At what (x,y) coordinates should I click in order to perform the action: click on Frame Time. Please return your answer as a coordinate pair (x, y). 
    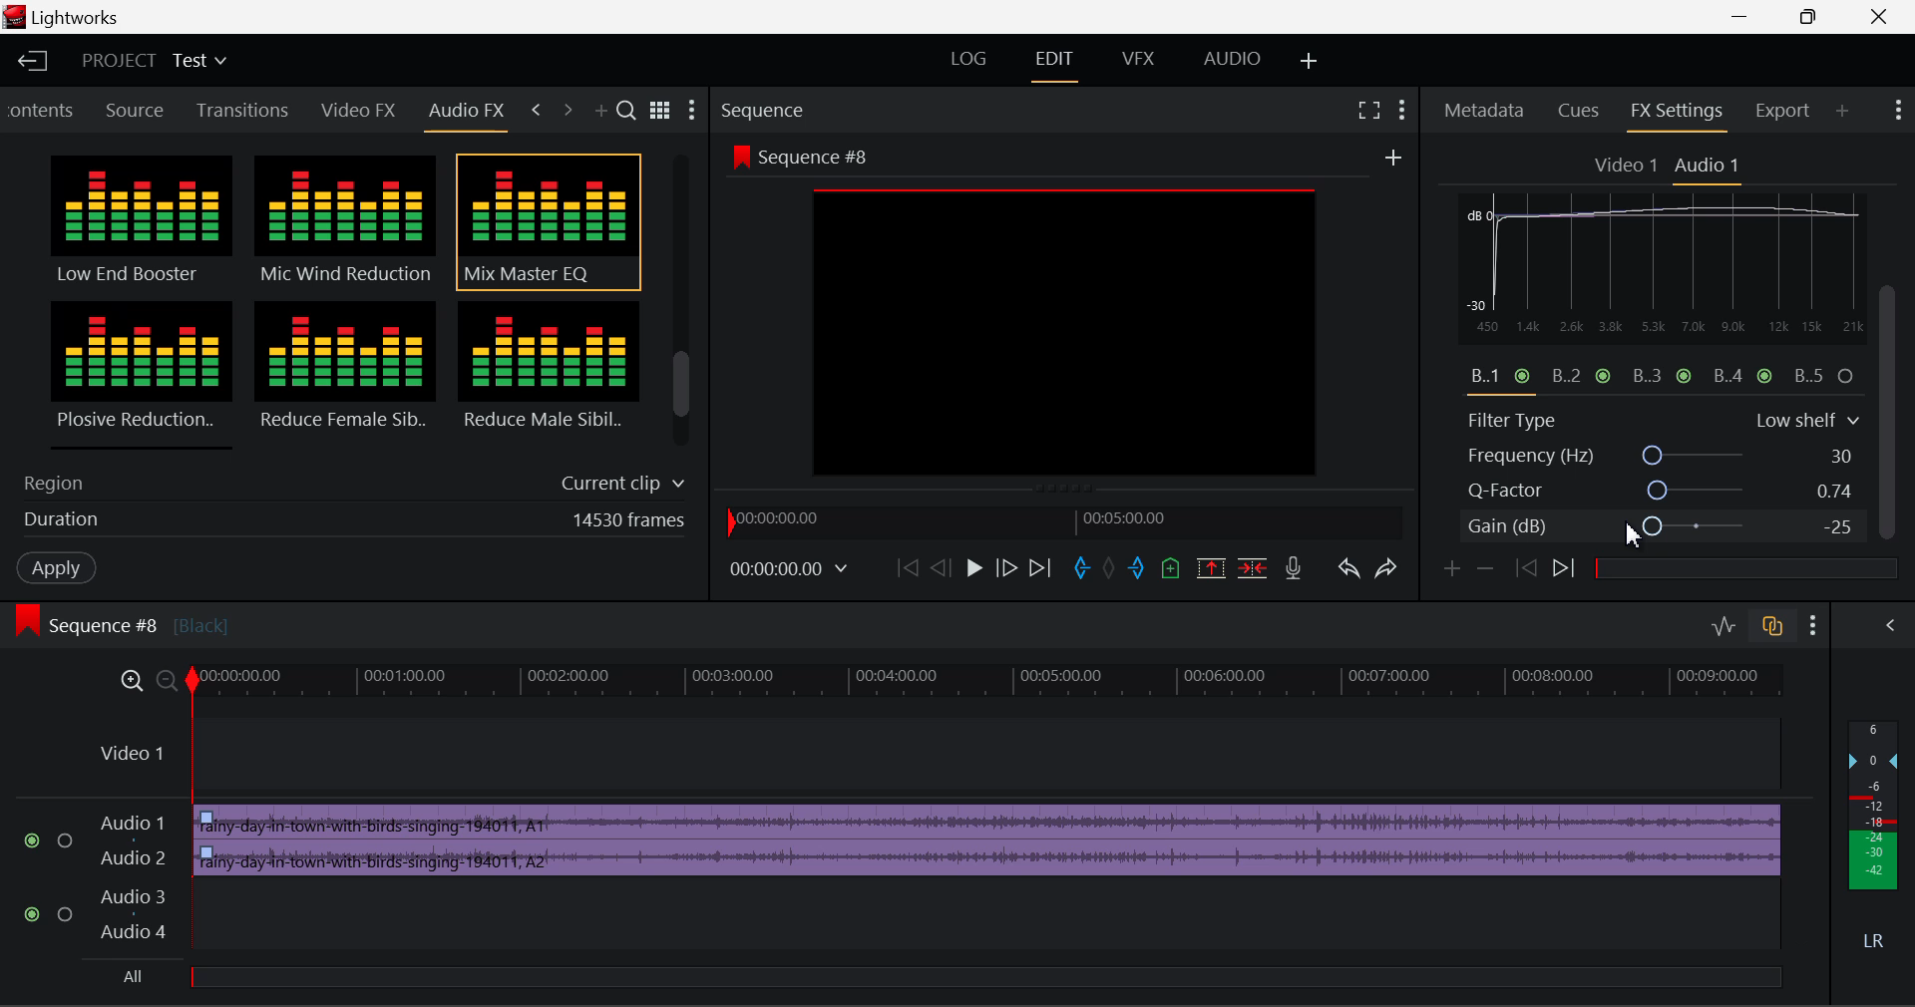
    Looking at the image, I should click on (786, 568).